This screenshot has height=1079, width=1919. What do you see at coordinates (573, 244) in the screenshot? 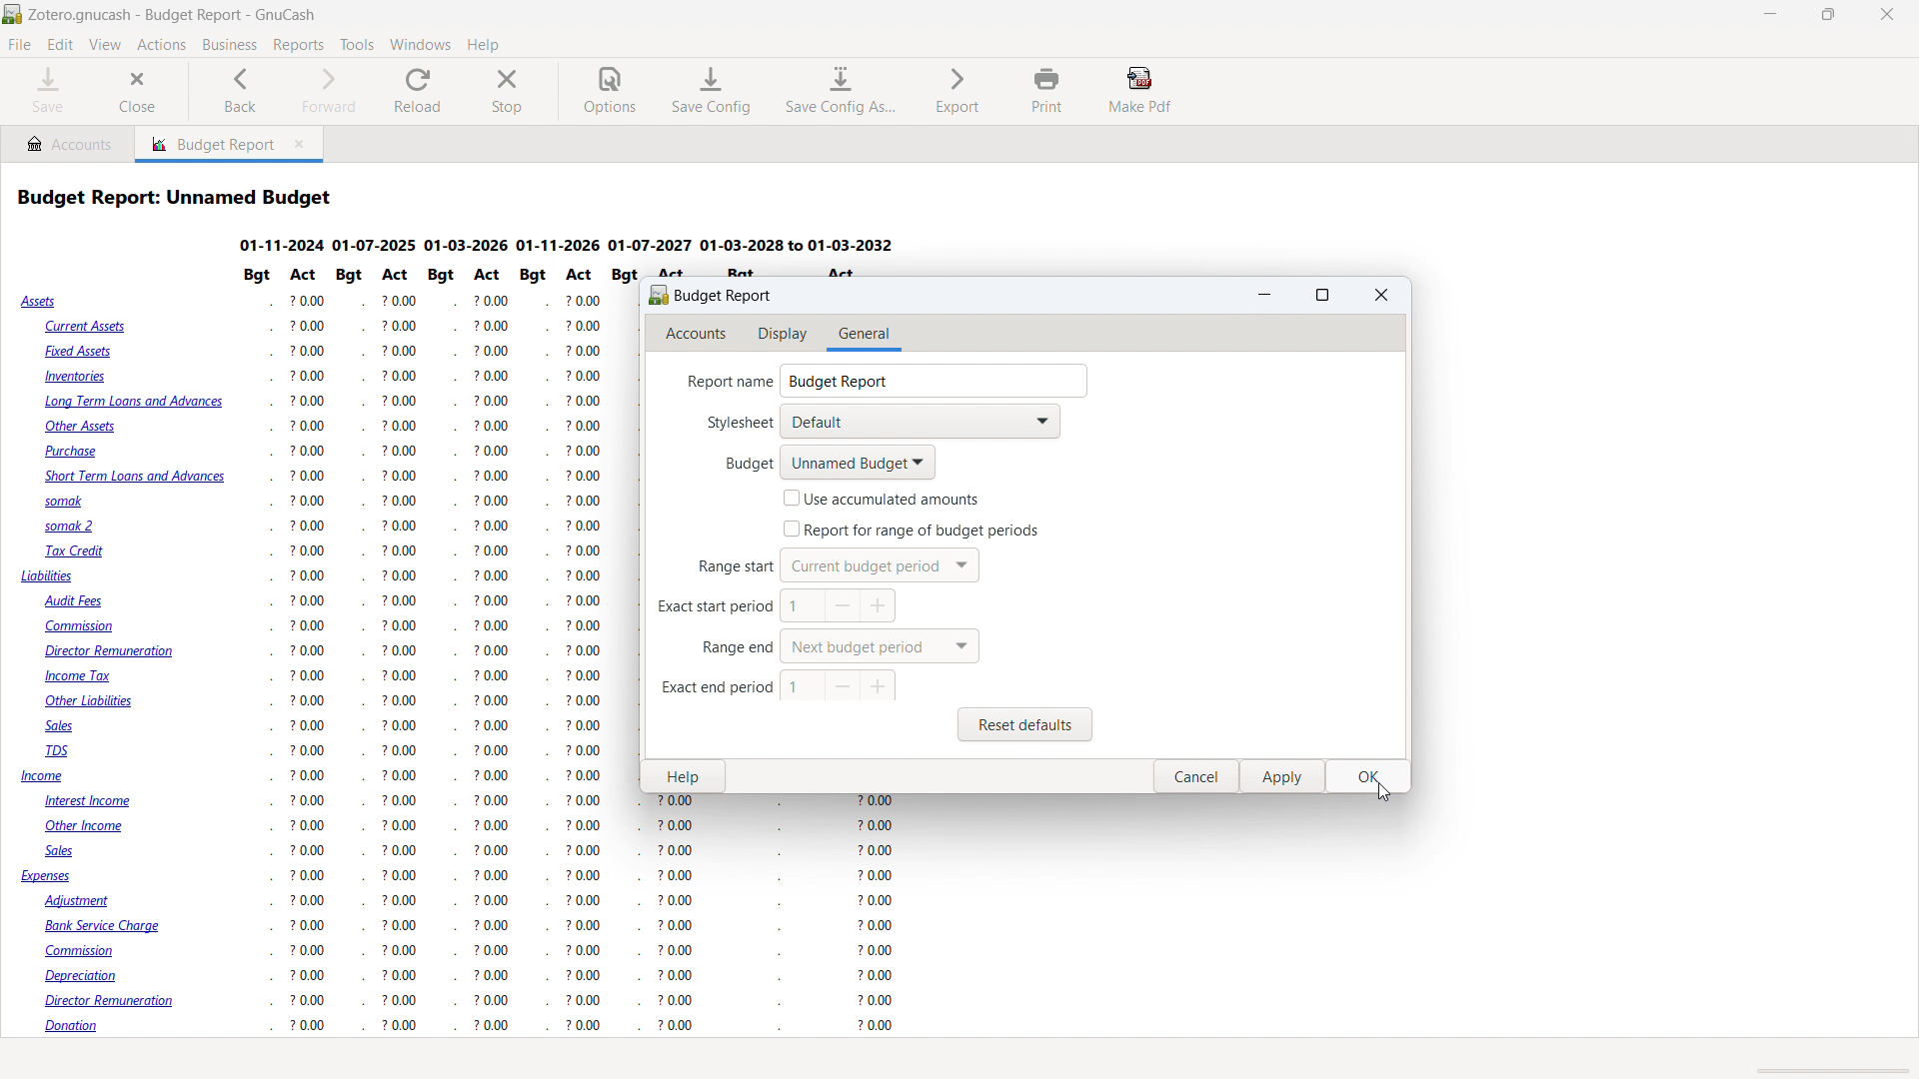
I see `timelines` at bounding box center [573, 244].